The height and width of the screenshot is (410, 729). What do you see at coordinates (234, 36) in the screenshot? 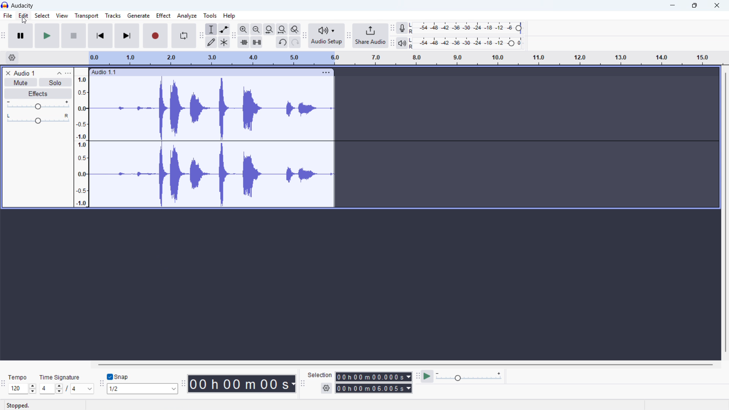
I see `edit toolbar` at bounding box center [234, 36].